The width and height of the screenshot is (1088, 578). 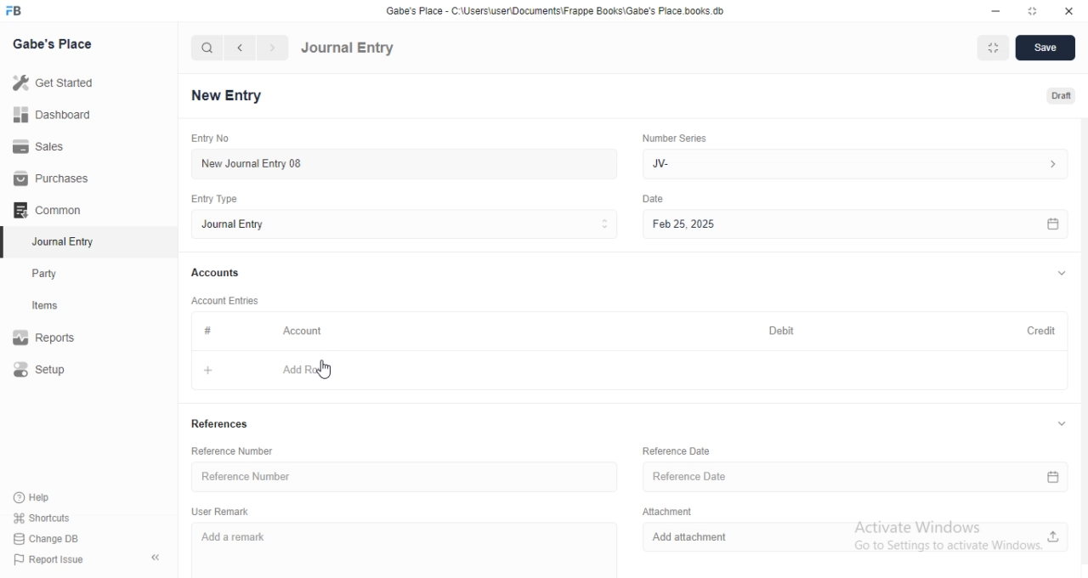 What do you see at coordinates (227, 301) in the screenshot?
I see `Account Entries` at bounding box center [227, 301].